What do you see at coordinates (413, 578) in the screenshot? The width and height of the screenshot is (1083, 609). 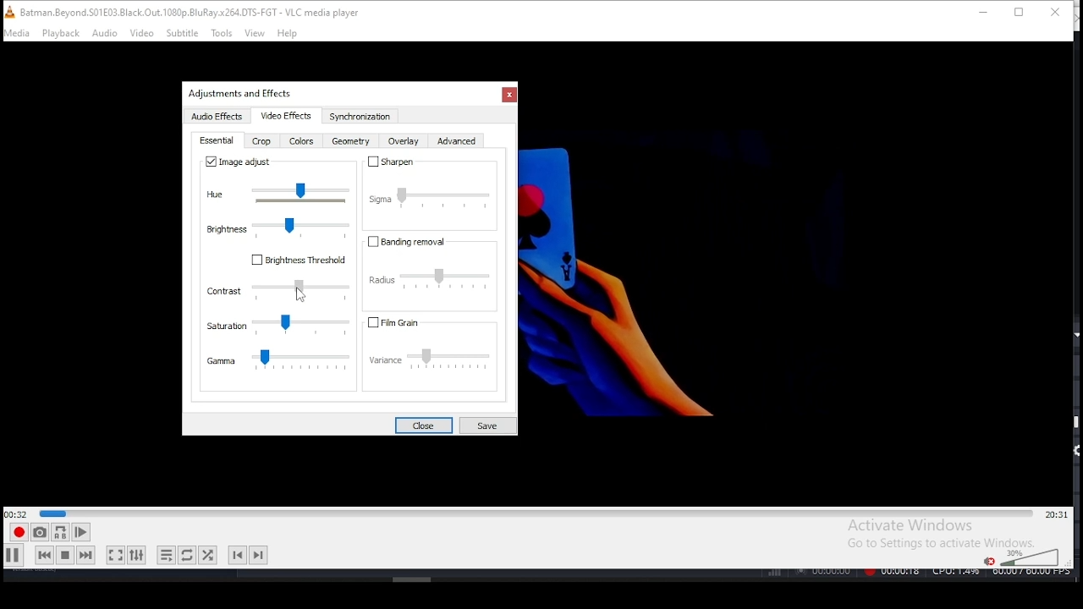 I see `` at bounding box center [413, 578].